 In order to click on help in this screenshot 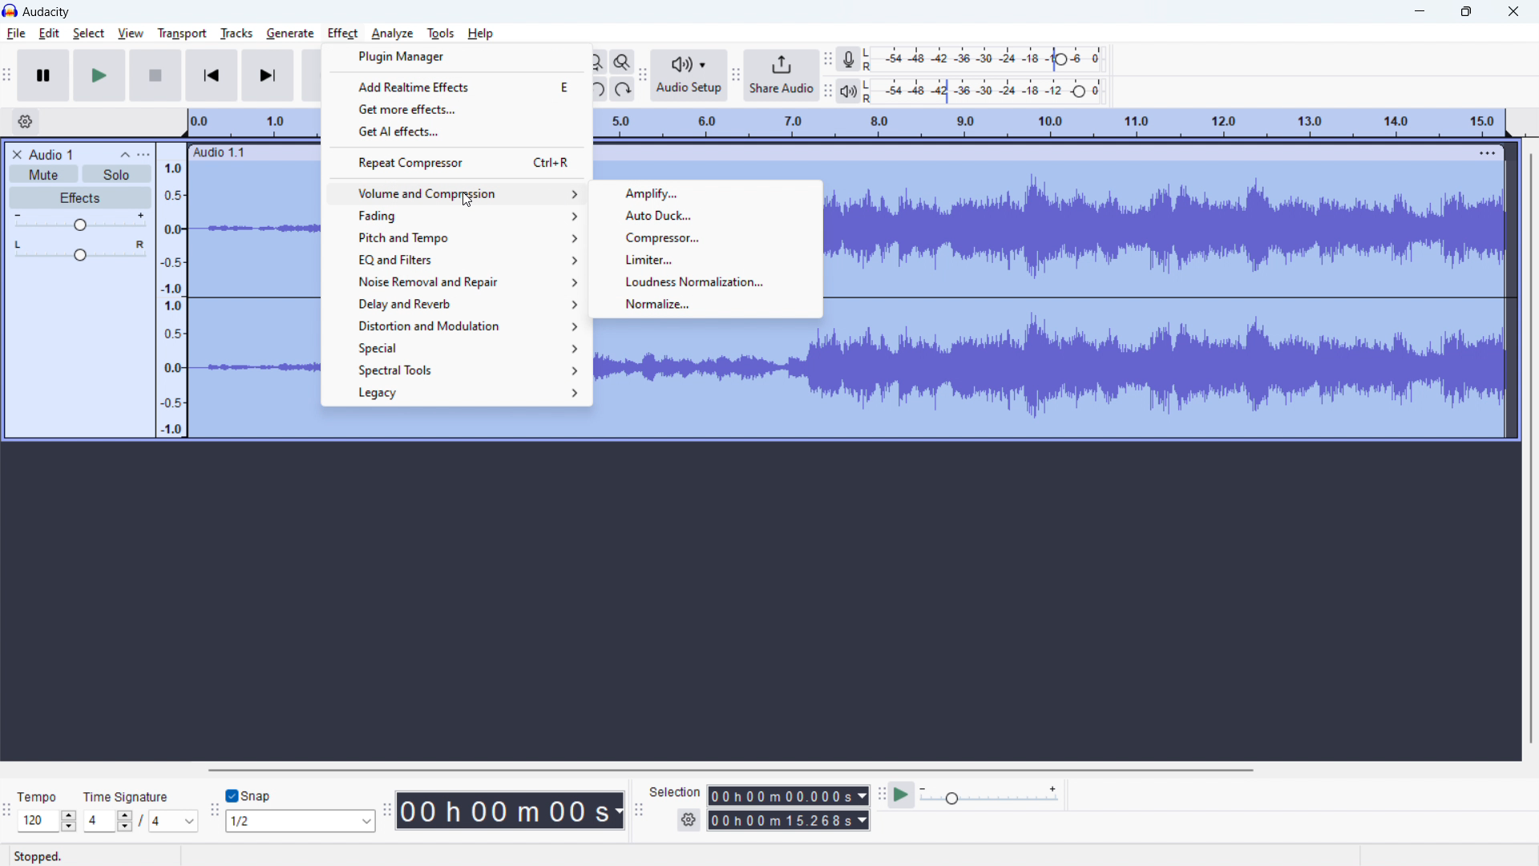, I will do `click(481, 34)`.